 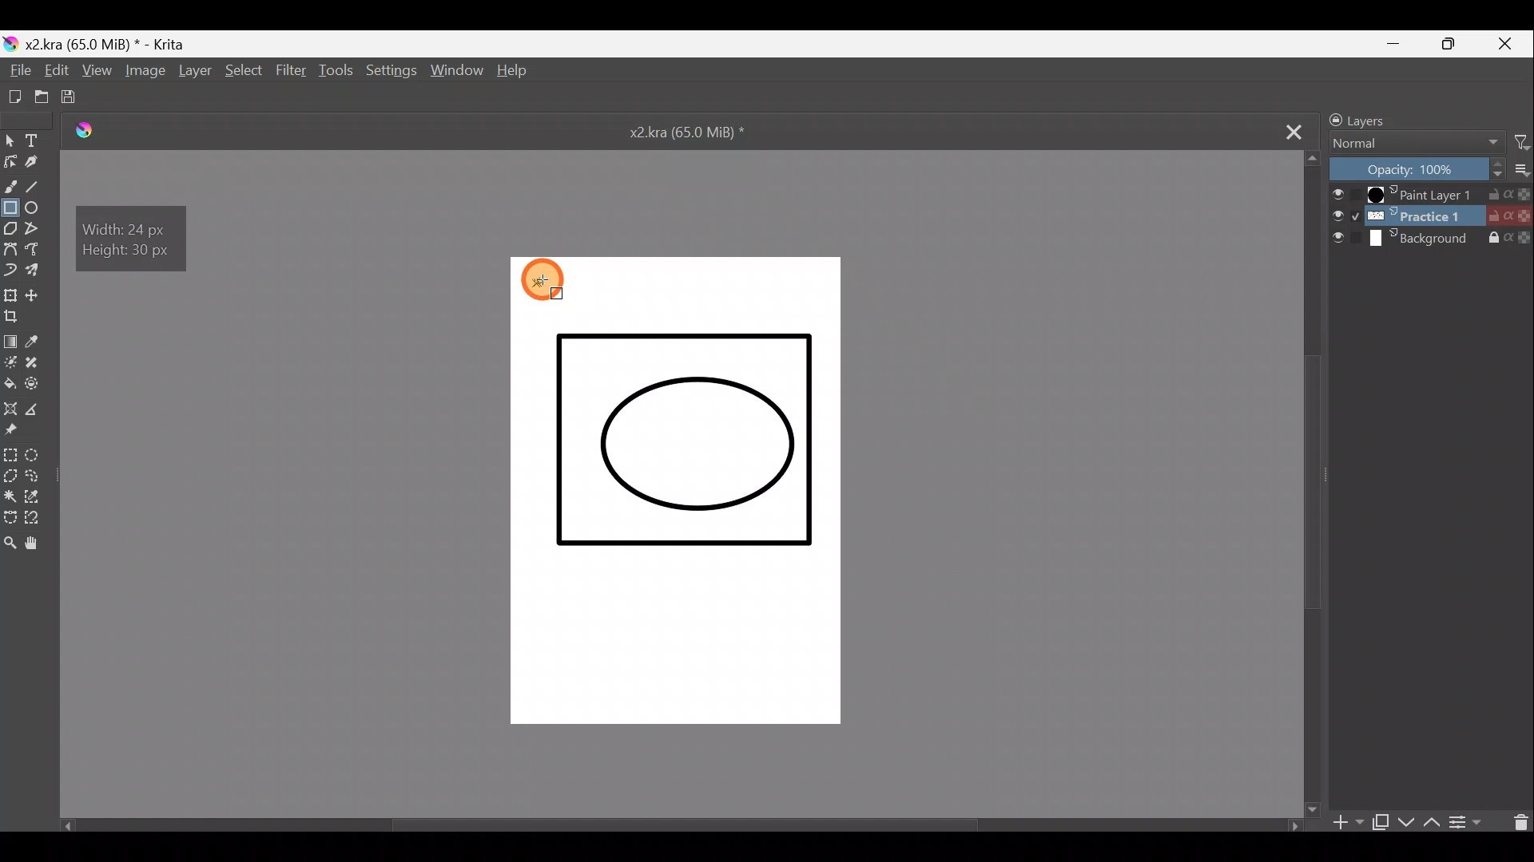 What do you see at coordinates (10, 140) in the screenshot?
I see `Select shapes tool` at bounding box center [10, 140].